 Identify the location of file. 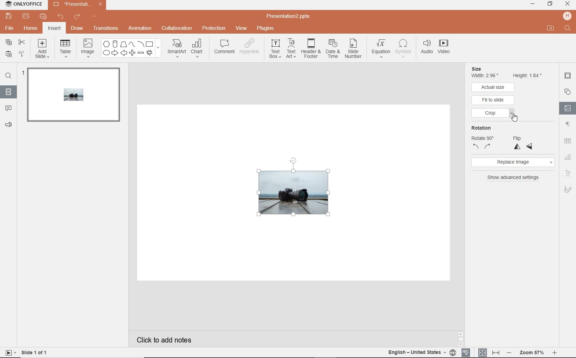
(10, 29).